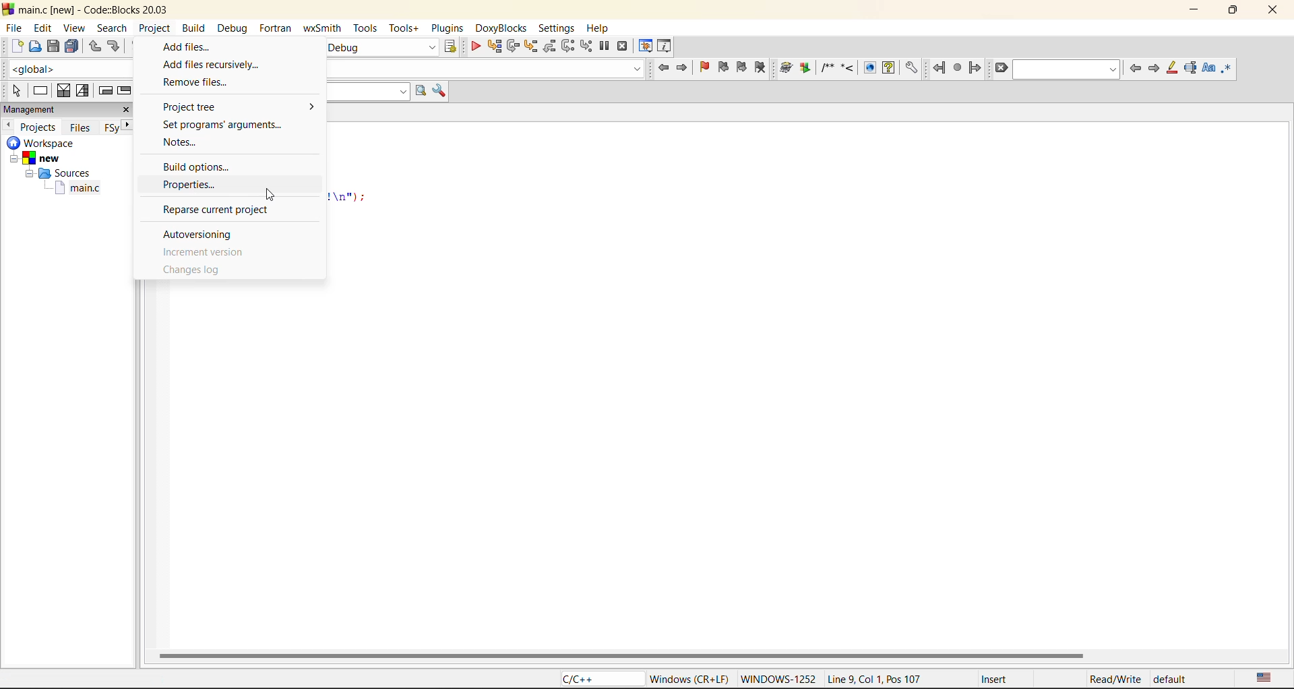 The width and height of the screenshot is (1294, 689). I want to click on C/C++, so click(597, 678).